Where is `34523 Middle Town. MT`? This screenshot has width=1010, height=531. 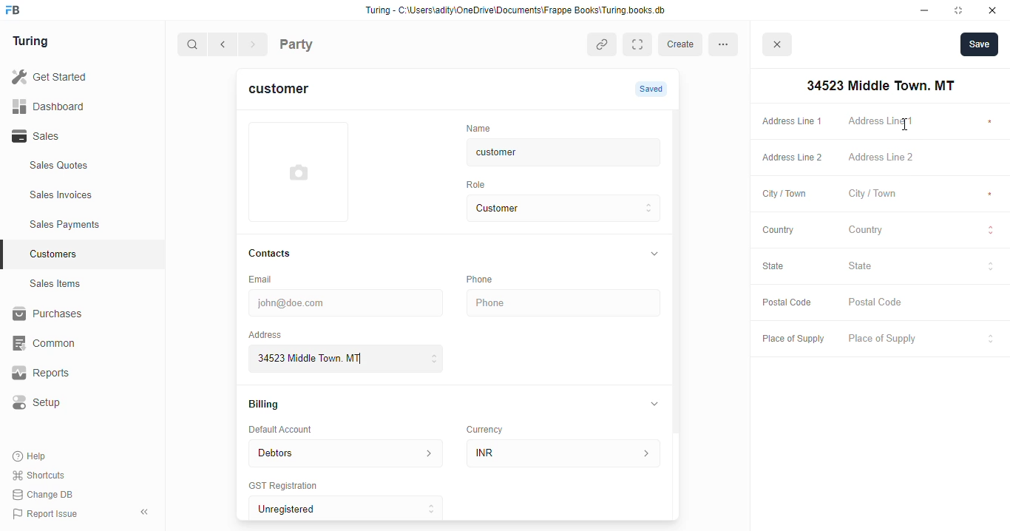
34523 Middle Town. MT is located at coordinates (348, 358).